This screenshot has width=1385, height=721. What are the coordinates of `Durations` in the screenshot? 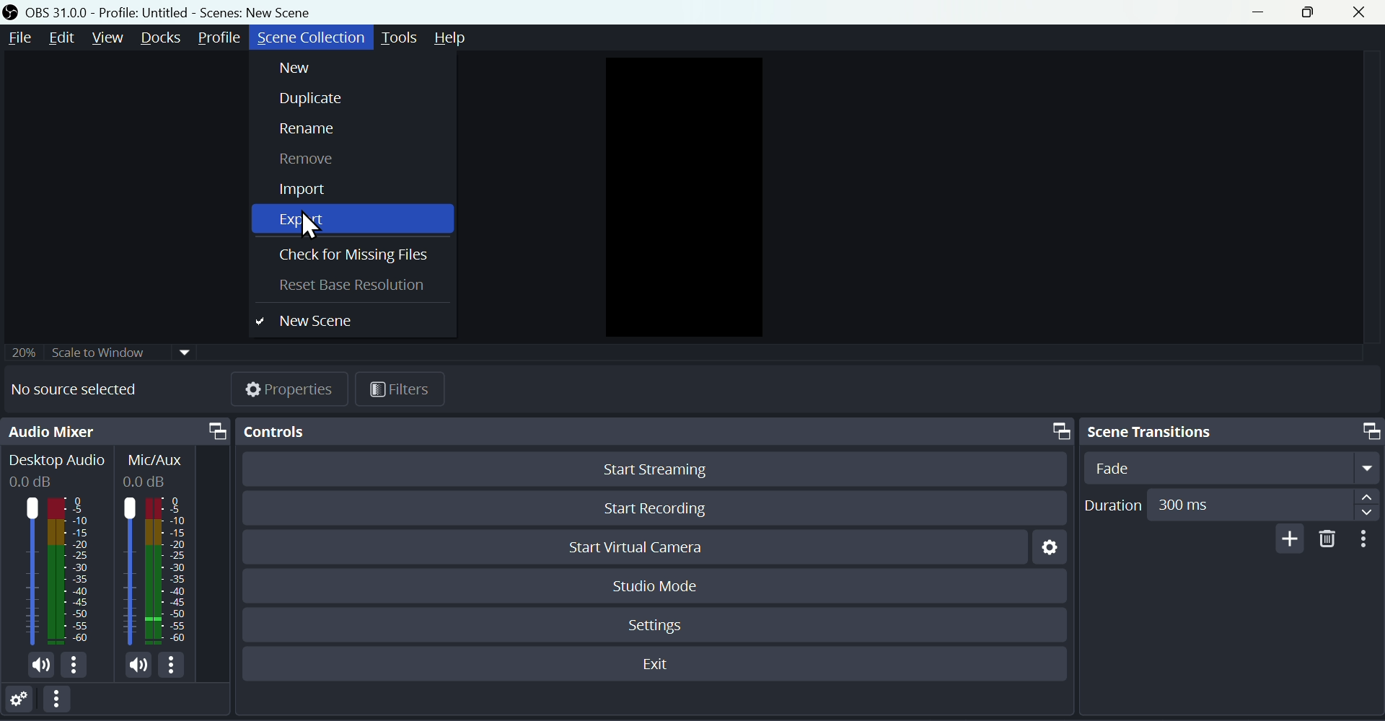 It's located at (1230, 504).